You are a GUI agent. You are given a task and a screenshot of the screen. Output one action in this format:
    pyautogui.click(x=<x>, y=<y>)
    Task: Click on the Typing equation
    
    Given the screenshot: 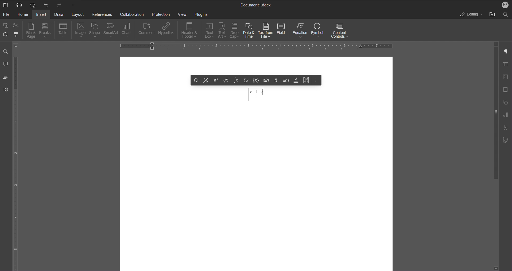 What is the action you would take?
    pyautogui.click(x=256, y=92)
    